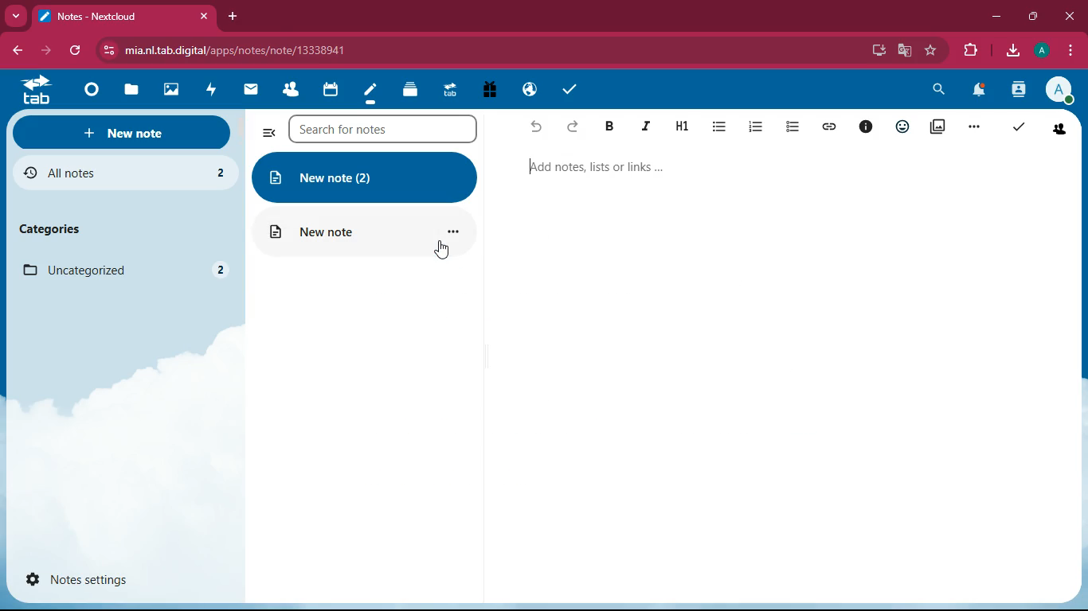  I want to click on files, so click(132, 90).